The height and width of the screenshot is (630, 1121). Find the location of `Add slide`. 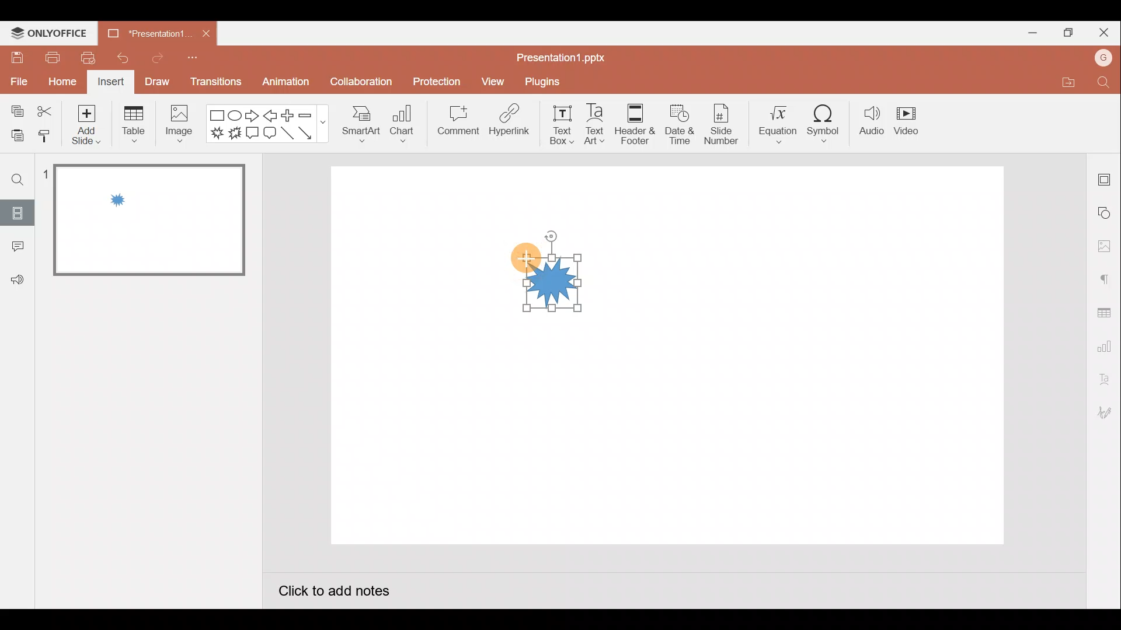

Add slide is located at coordinates (86, 125).